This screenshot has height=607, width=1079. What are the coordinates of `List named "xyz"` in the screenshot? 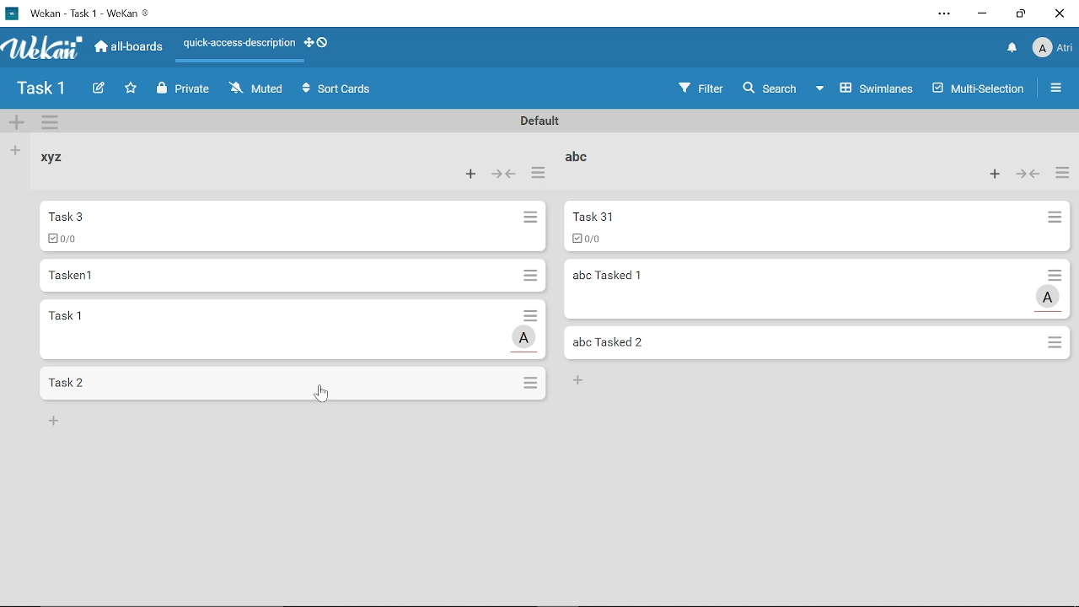 It's located at (63, 164).